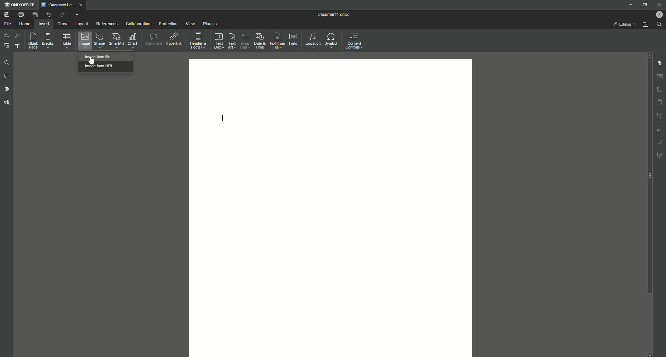 The width and height of the screenshot is (666, 357). What do you see at coordinates (166, 24) in the screenshot?
I see `Protection` at bounding box center [166, 24].